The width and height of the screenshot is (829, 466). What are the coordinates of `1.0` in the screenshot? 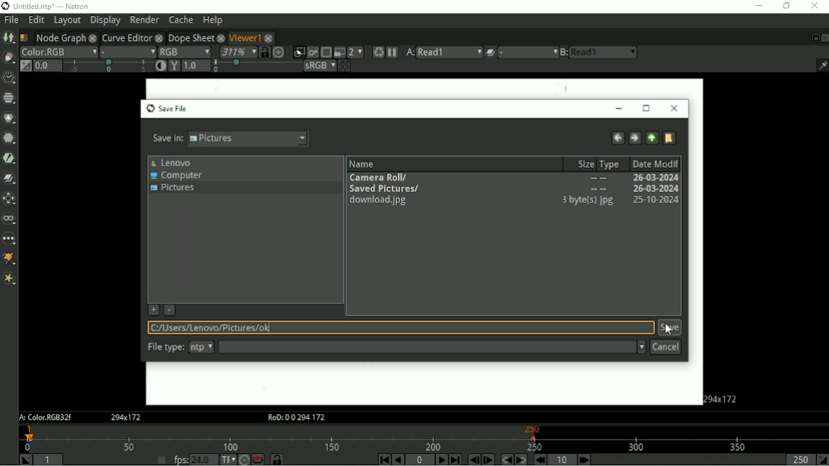 It's located at (196, 65).